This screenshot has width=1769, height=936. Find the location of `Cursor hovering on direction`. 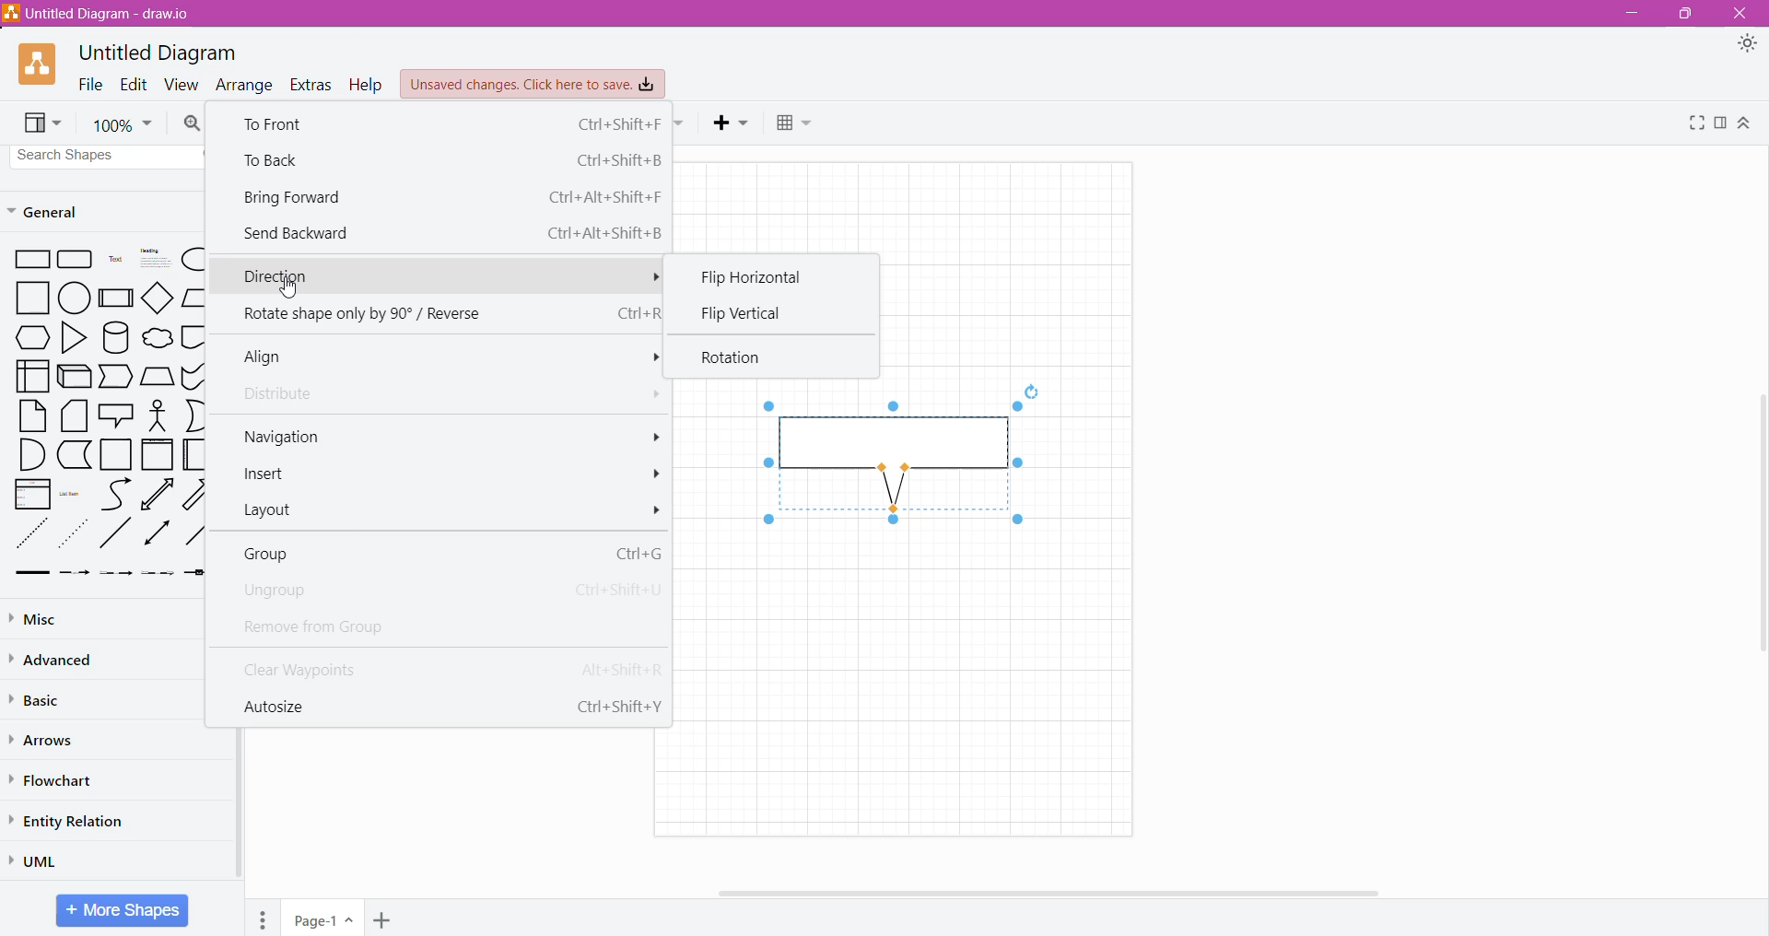

Cursor hovering on direction is located at coordinates (288, 289).